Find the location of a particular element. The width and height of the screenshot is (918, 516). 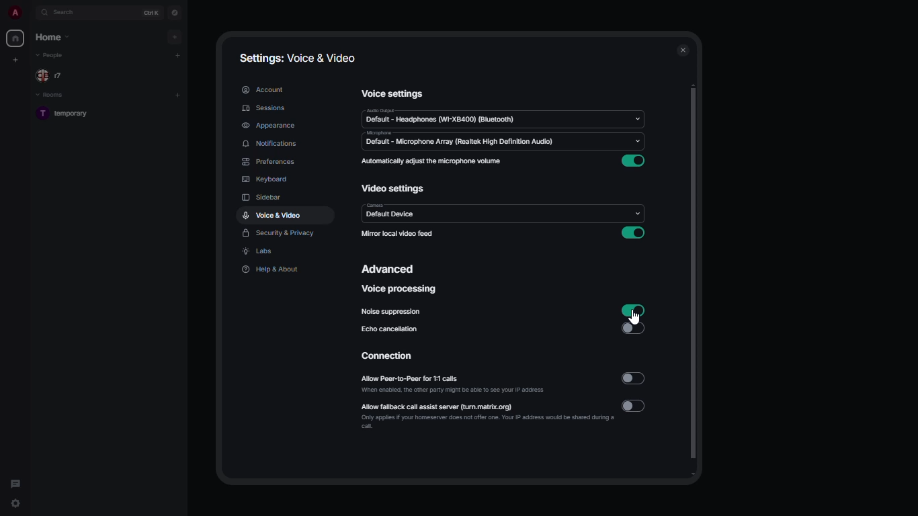

home is located at coordinates (51, 37).